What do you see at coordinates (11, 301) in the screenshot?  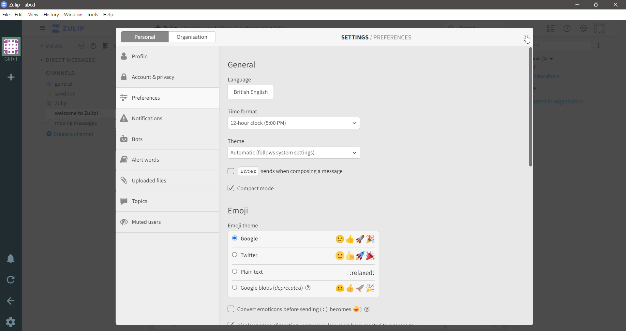 I see `Go back` at bounding box center [11, 301].